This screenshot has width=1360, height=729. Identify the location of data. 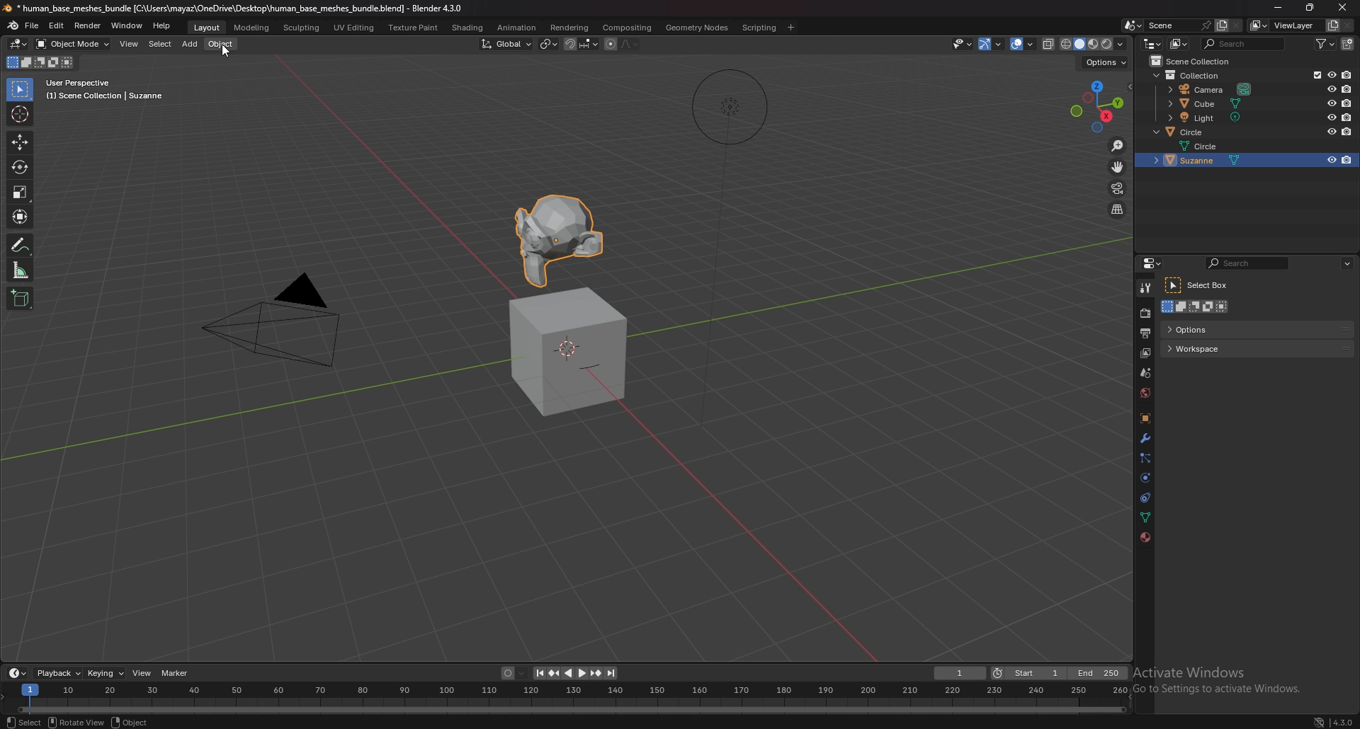
(1146, 517).